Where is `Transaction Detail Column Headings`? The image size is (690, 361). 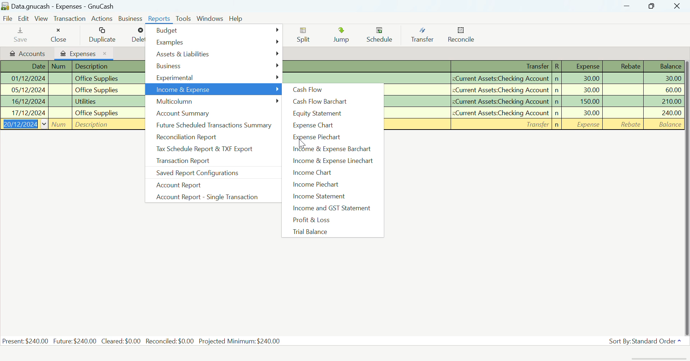
Transaction Detail Column Headings is located at coordinates (71, 66).